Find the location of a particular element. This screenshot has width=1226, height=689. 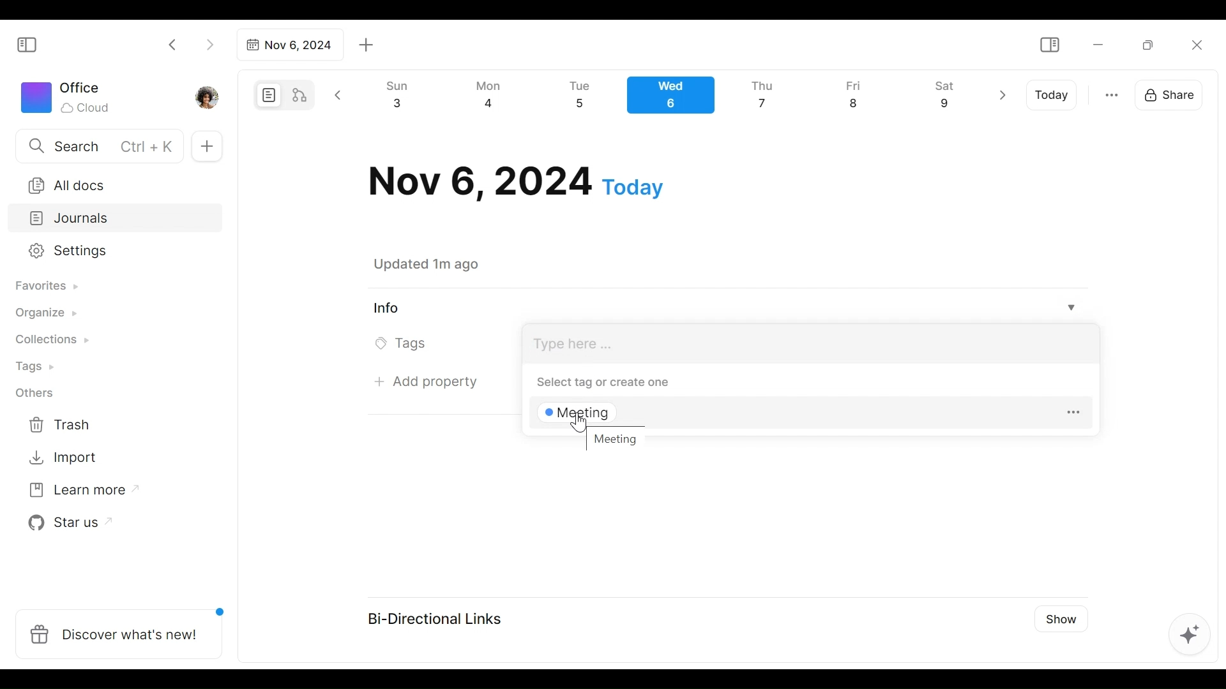

more otions is located at coordinates (1112, 94).